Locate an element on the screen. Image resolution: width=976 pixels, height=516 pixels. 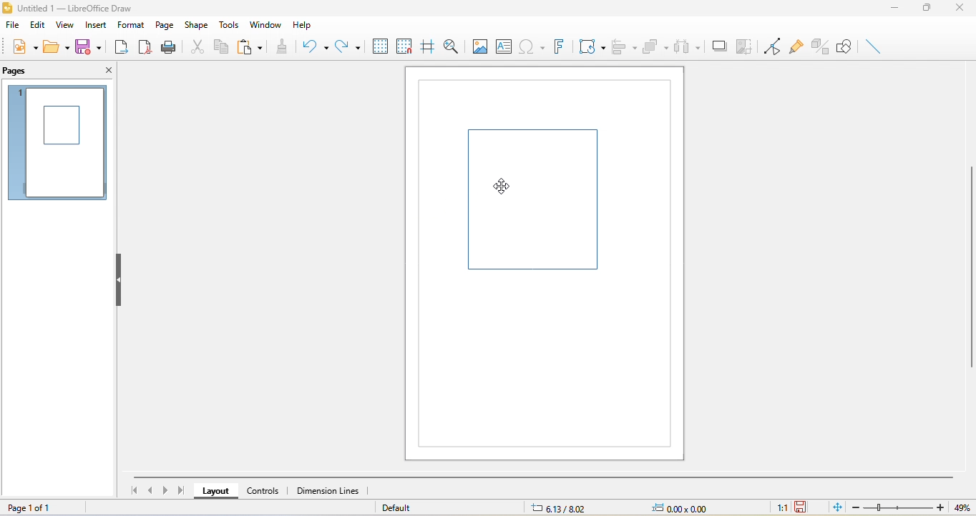
cursor is located at coordinates (500, 186).